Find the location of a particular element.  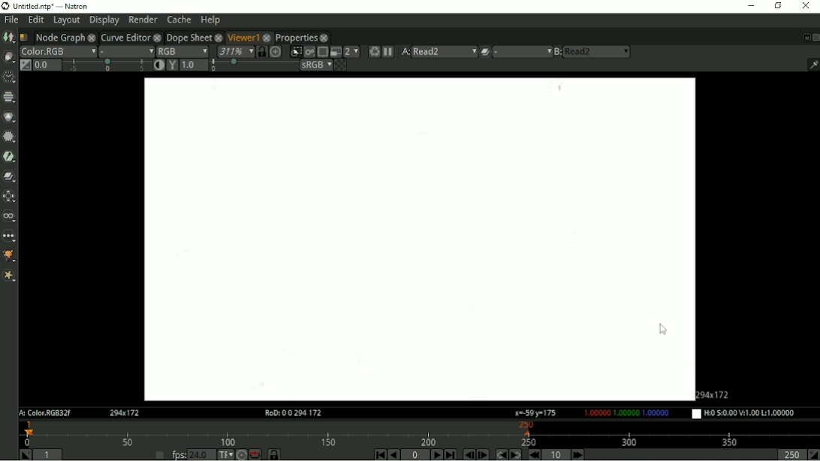

Set time display format is located at coordinates (225, 454).